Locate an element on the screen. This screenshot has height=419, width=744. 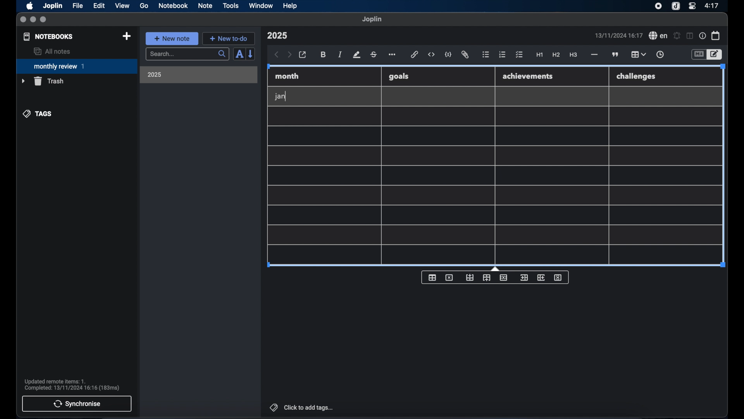
numbered list is located at coordinates (502, 54).